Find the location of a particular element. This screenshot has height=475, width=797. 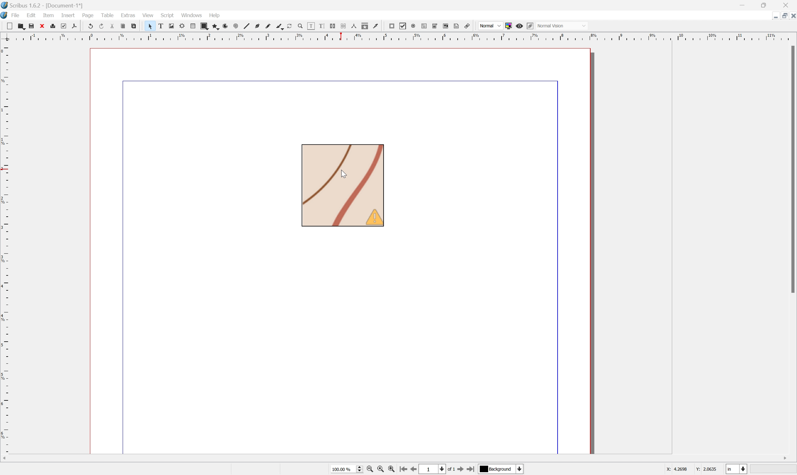

Shape is located at coordinates (206, 27).